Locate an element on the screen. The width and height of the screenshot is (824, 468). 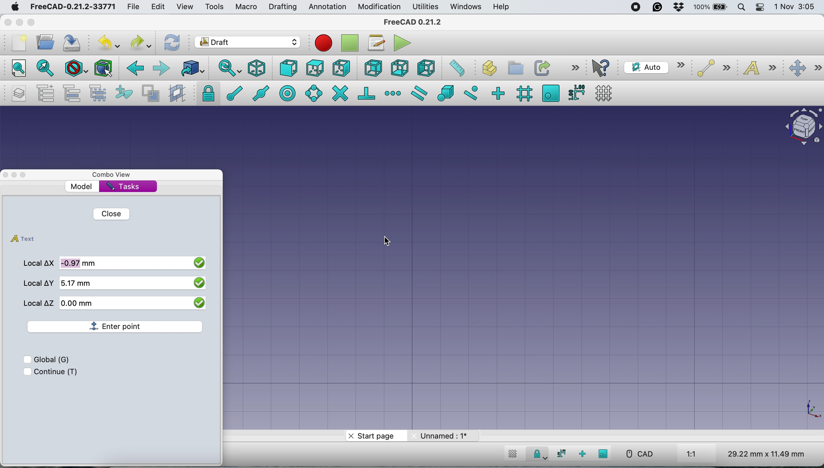
add to construction group is located at coordinates (123, 94).